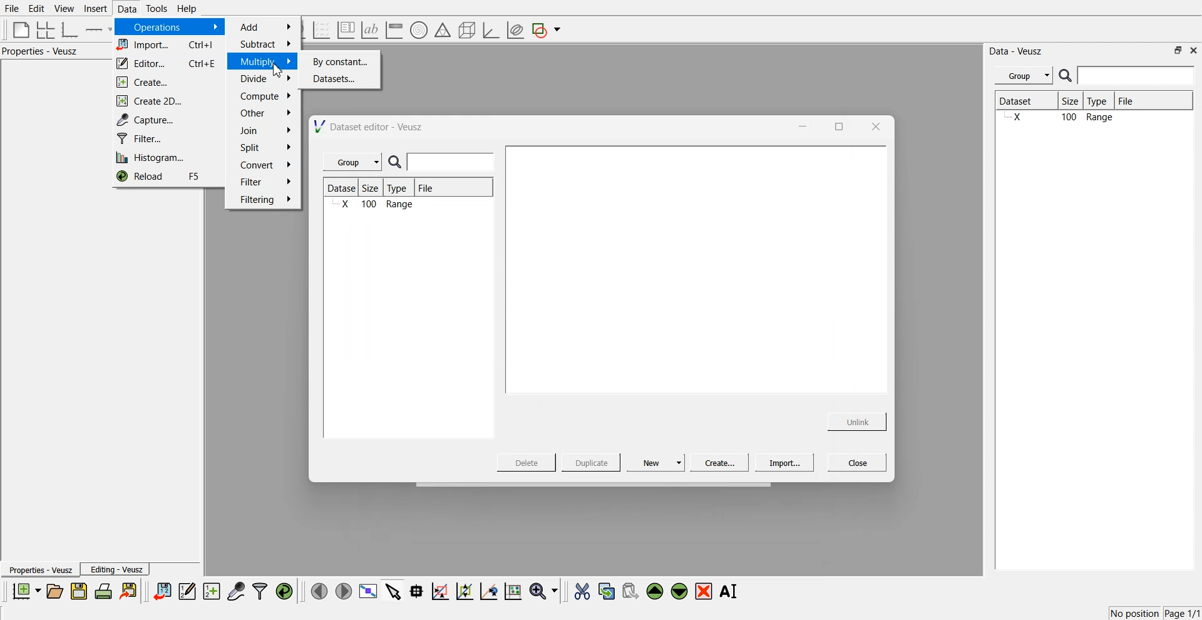 The height and width of the screenshot is (620, 1202). Describe the element at coordinates (368, 30) in the screenshot. I see `text label` at that location.